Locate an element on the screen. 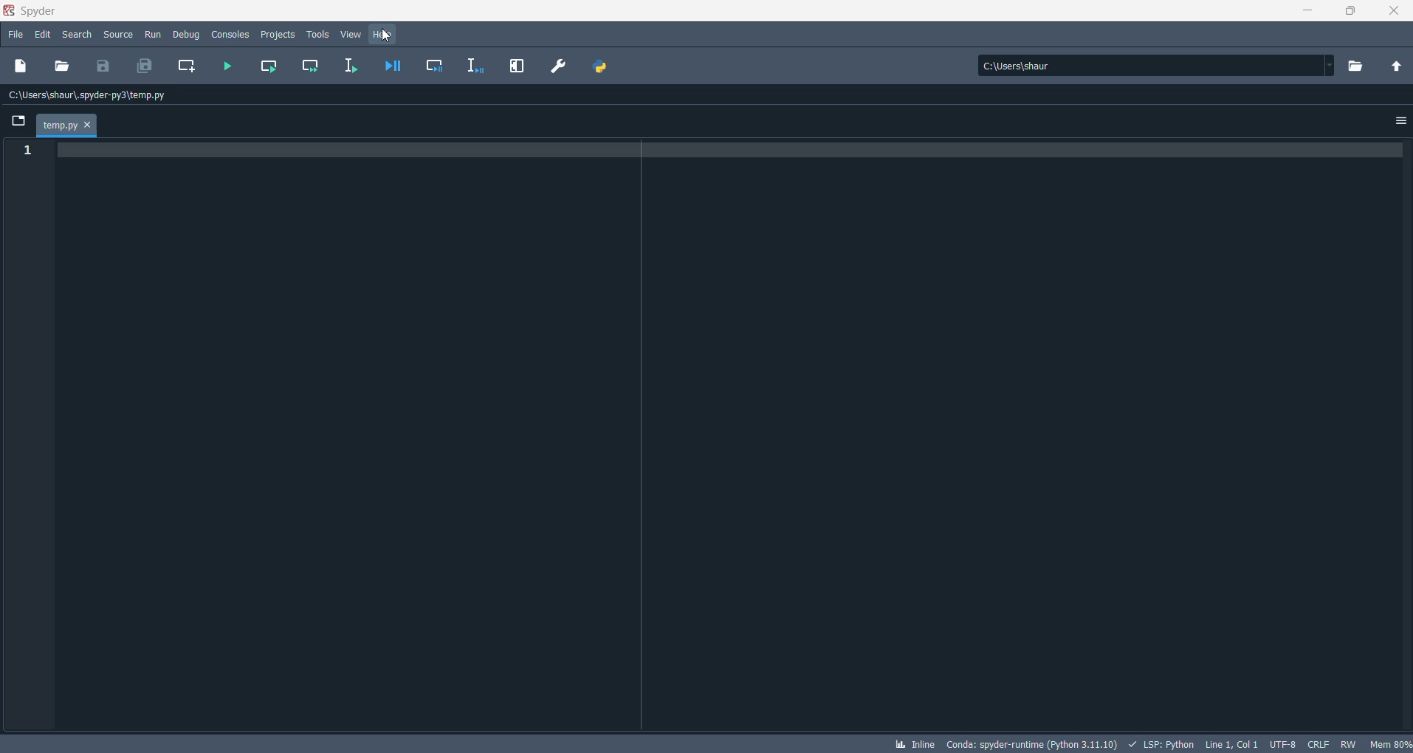  close is located at coordinates (1394, 12).